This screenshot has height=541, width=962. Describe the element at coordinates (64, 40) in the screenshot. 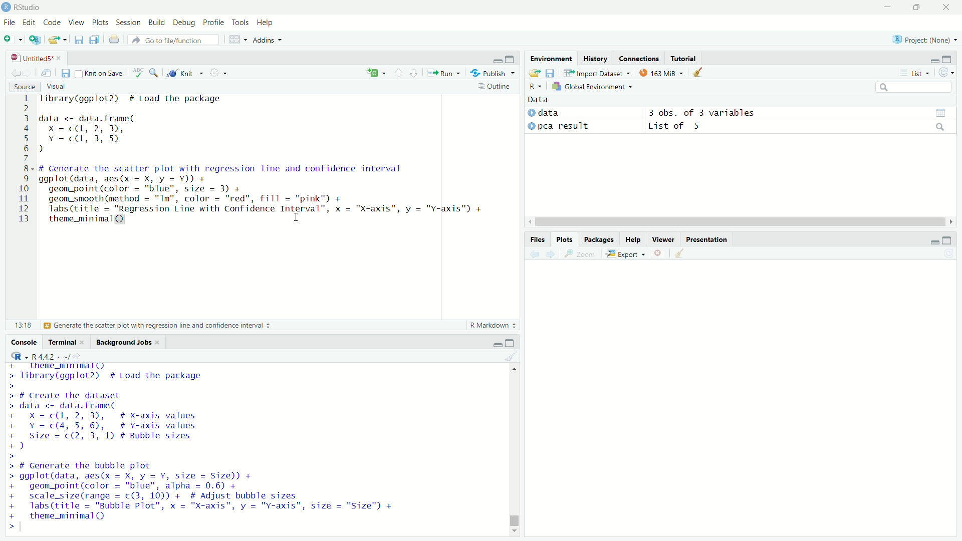

I see `Open recent files` at that location.